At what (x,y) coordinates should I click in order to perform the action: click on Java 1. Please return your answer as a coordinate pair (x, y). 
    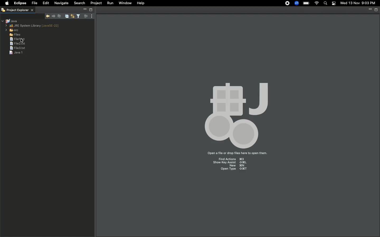
    Looking at the image, I should click on (16, 52).